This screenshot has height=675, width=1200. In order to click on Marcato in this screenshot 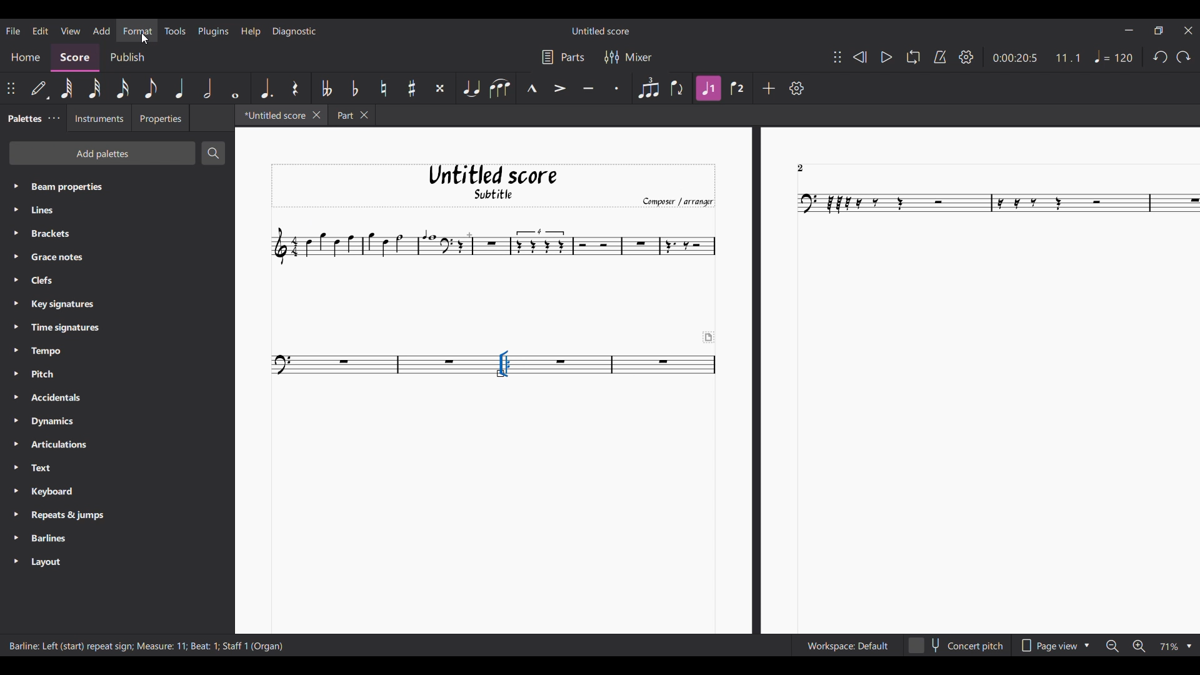, I will do `click(530, 87)`.